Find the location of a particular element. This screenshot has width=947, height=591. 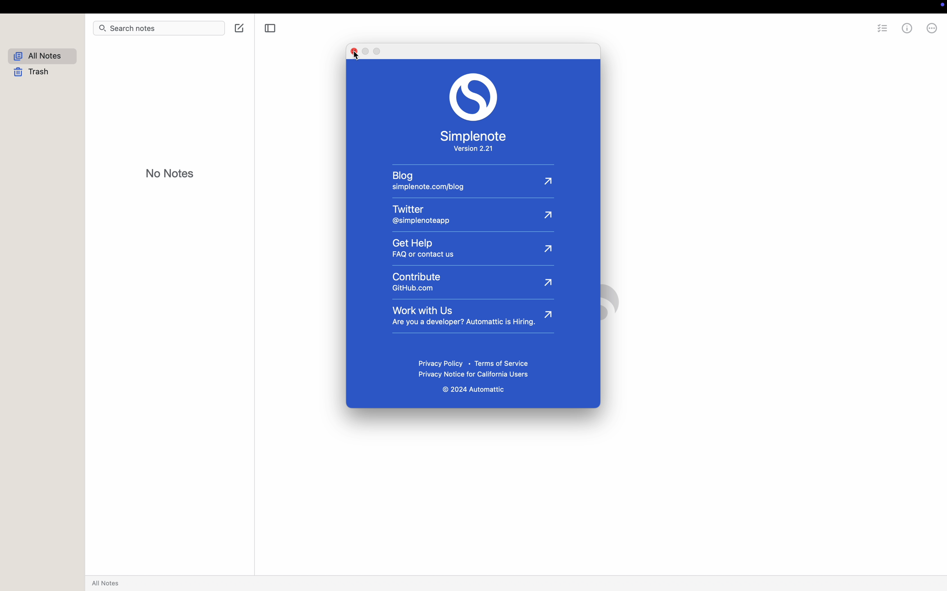

version 2.21 is located at coordinates (475, 150).